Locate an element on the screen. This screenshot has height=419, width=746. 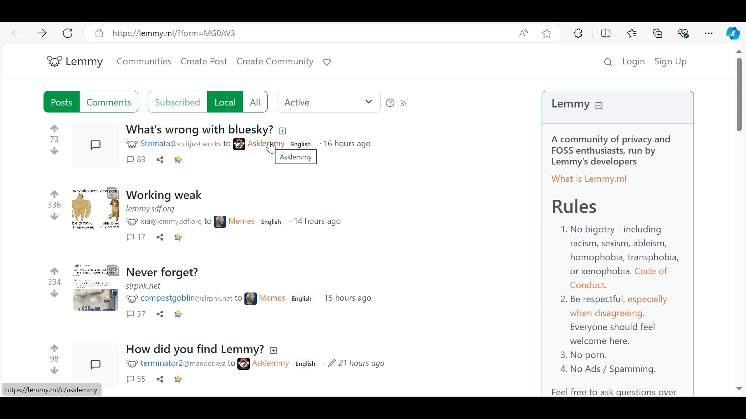
Time posted is located at coordinates (347, 144).